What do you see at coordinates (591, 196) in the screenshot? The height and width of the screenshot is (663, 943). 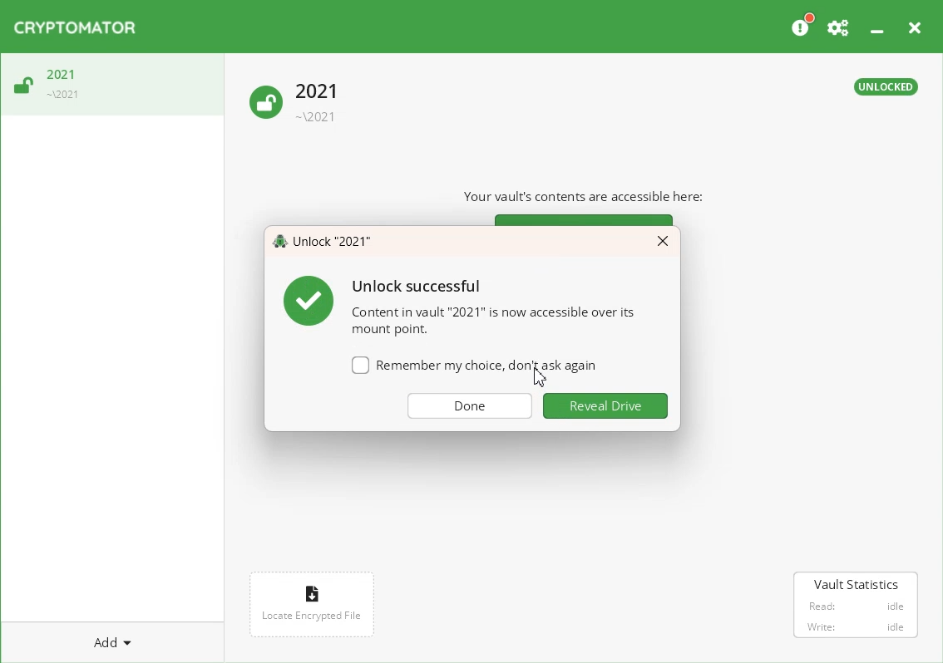 I see `Your vault's contents are accessible here:` at bounding box center [591, 196].